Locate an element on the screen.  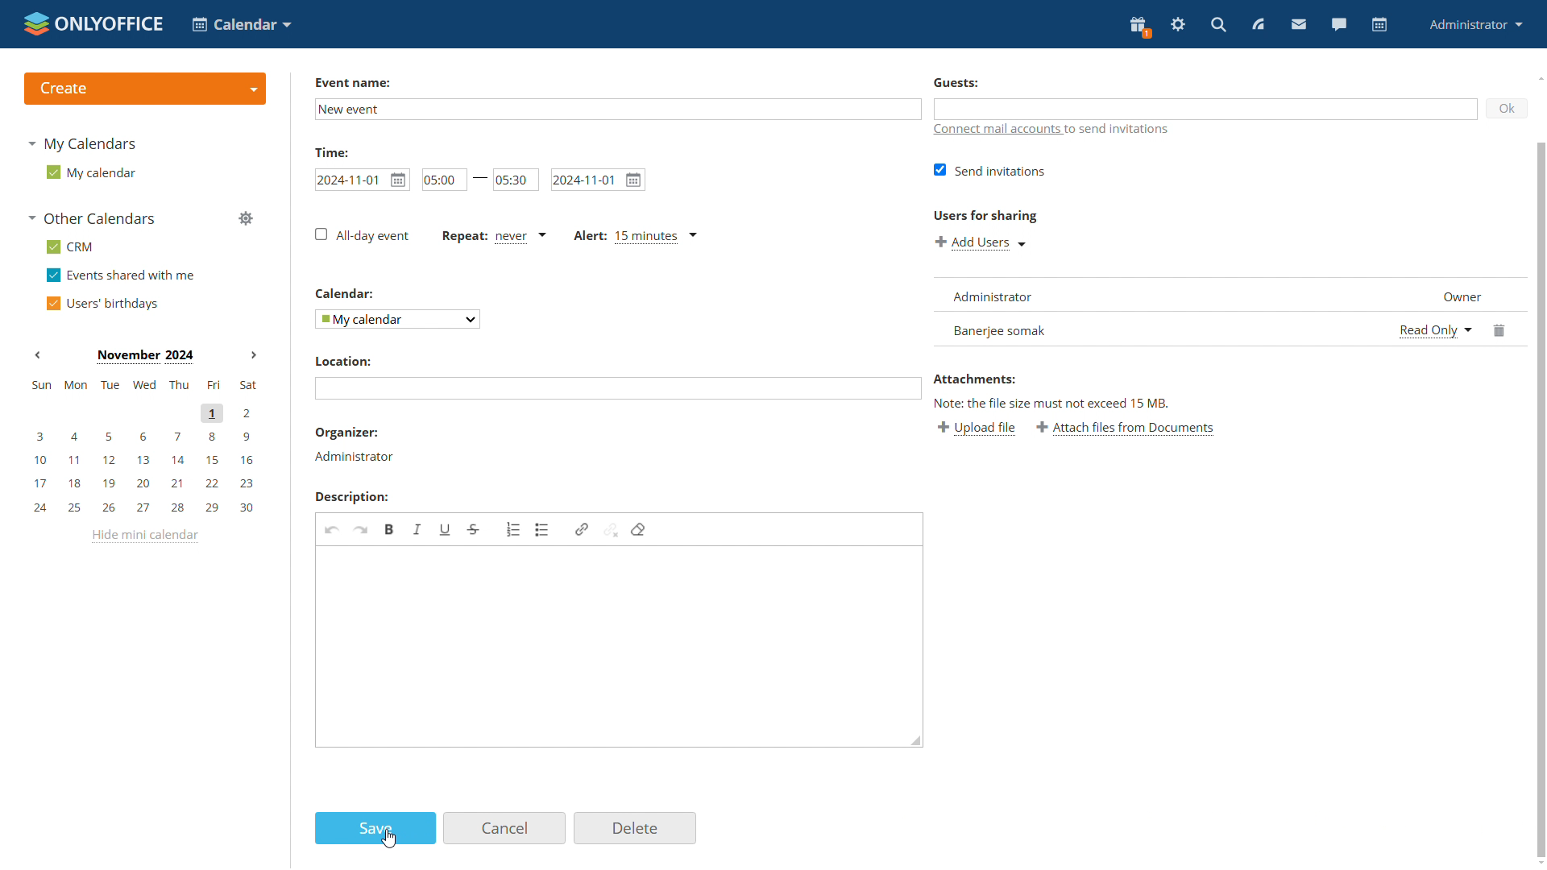
talk is located at coordinates (1338, 24).